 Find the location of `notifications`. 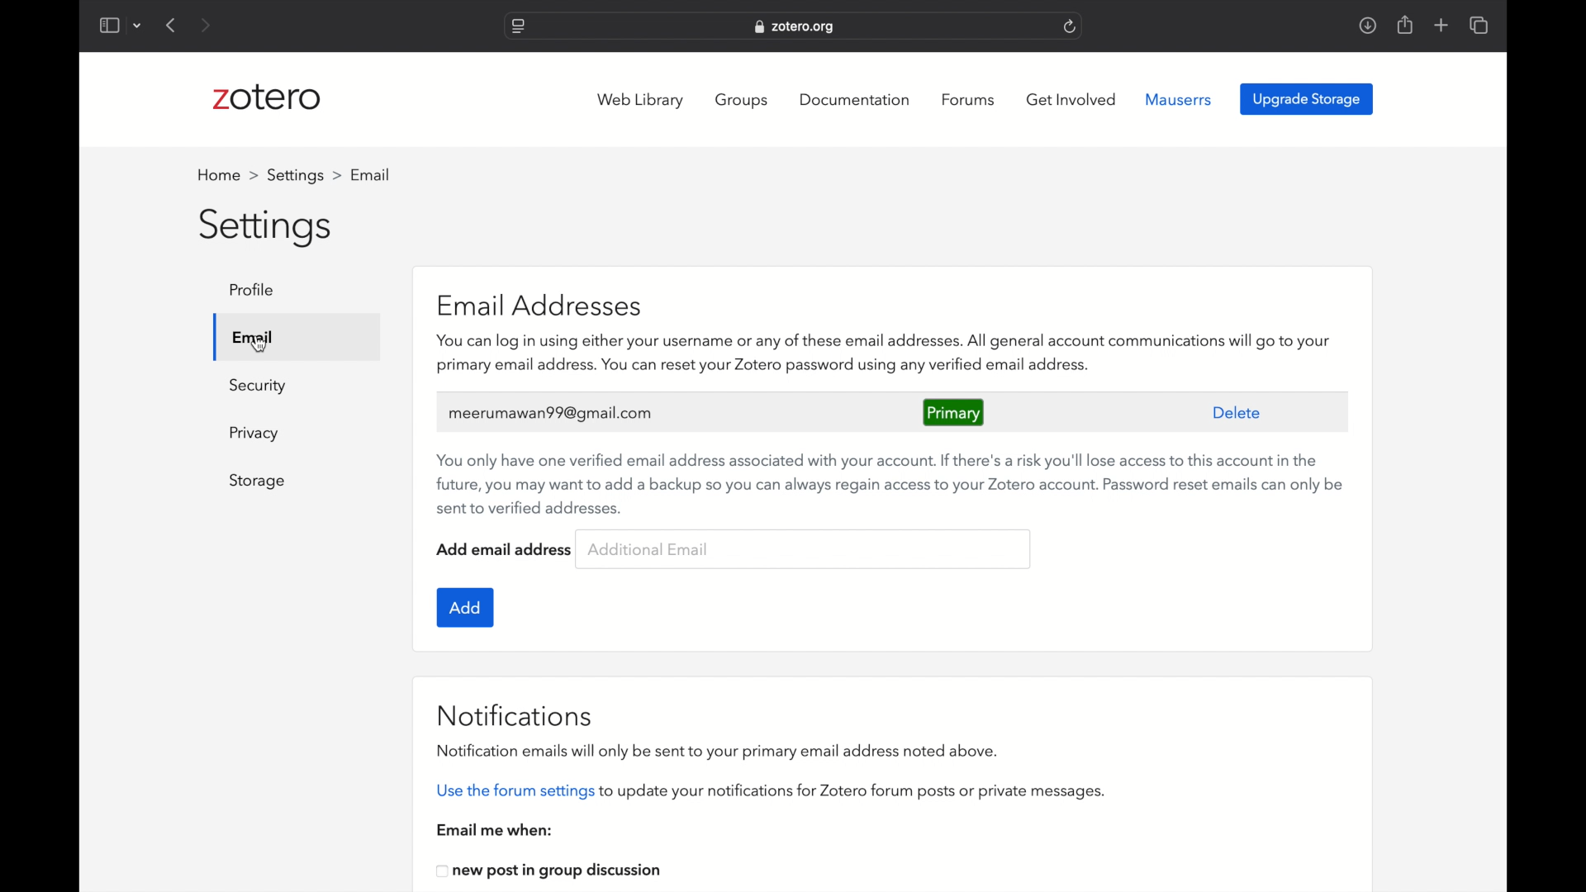

notifications is located at coordinates (517, 715).